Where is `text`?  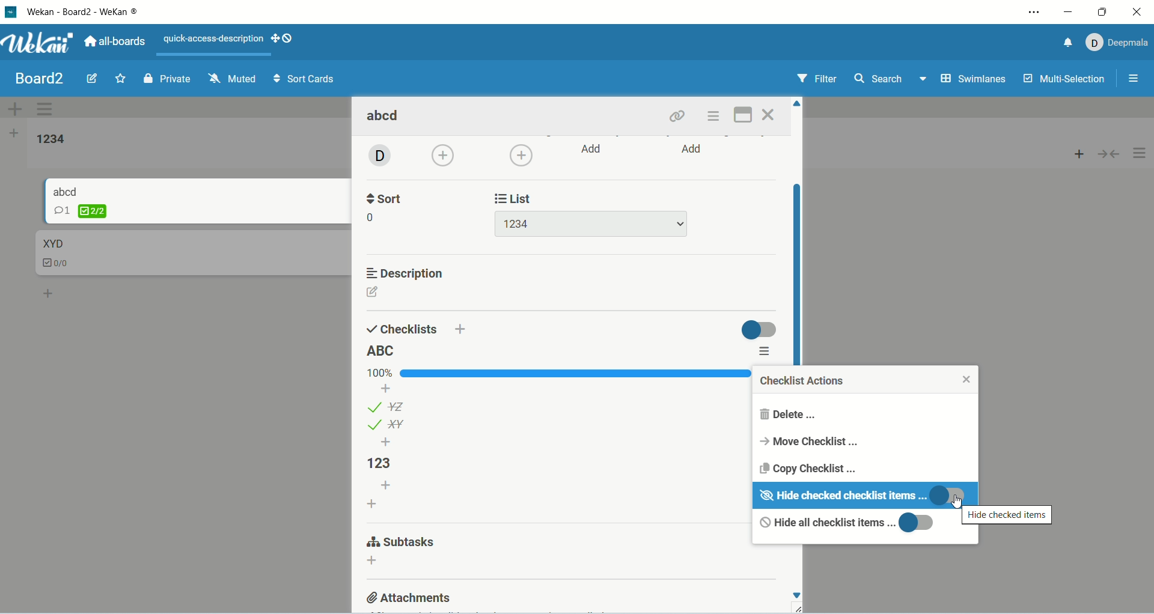 text is located at coordinates (214, 39).